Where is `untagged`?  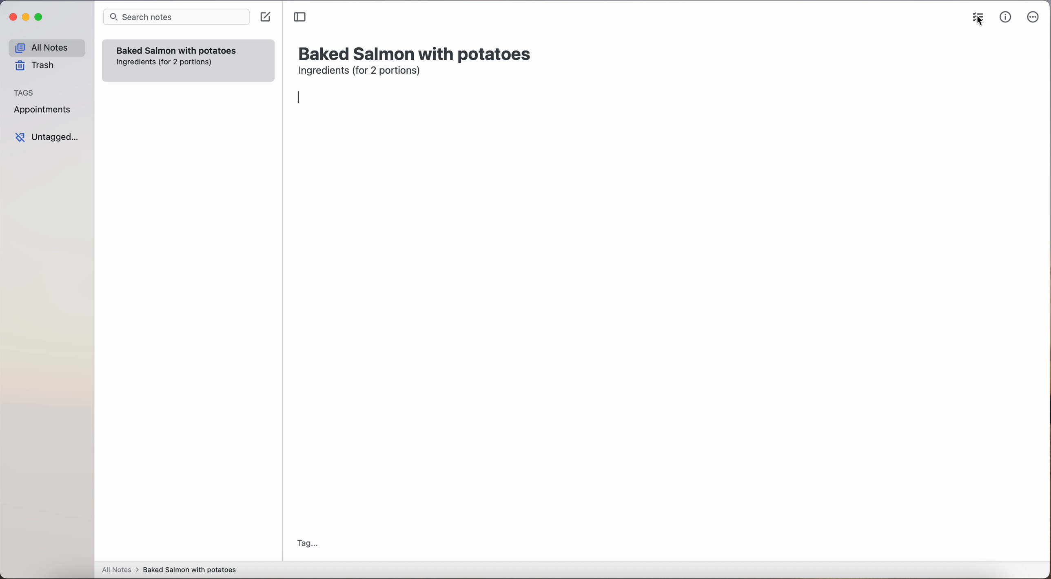 untagged is located at coordinates (48, 137).